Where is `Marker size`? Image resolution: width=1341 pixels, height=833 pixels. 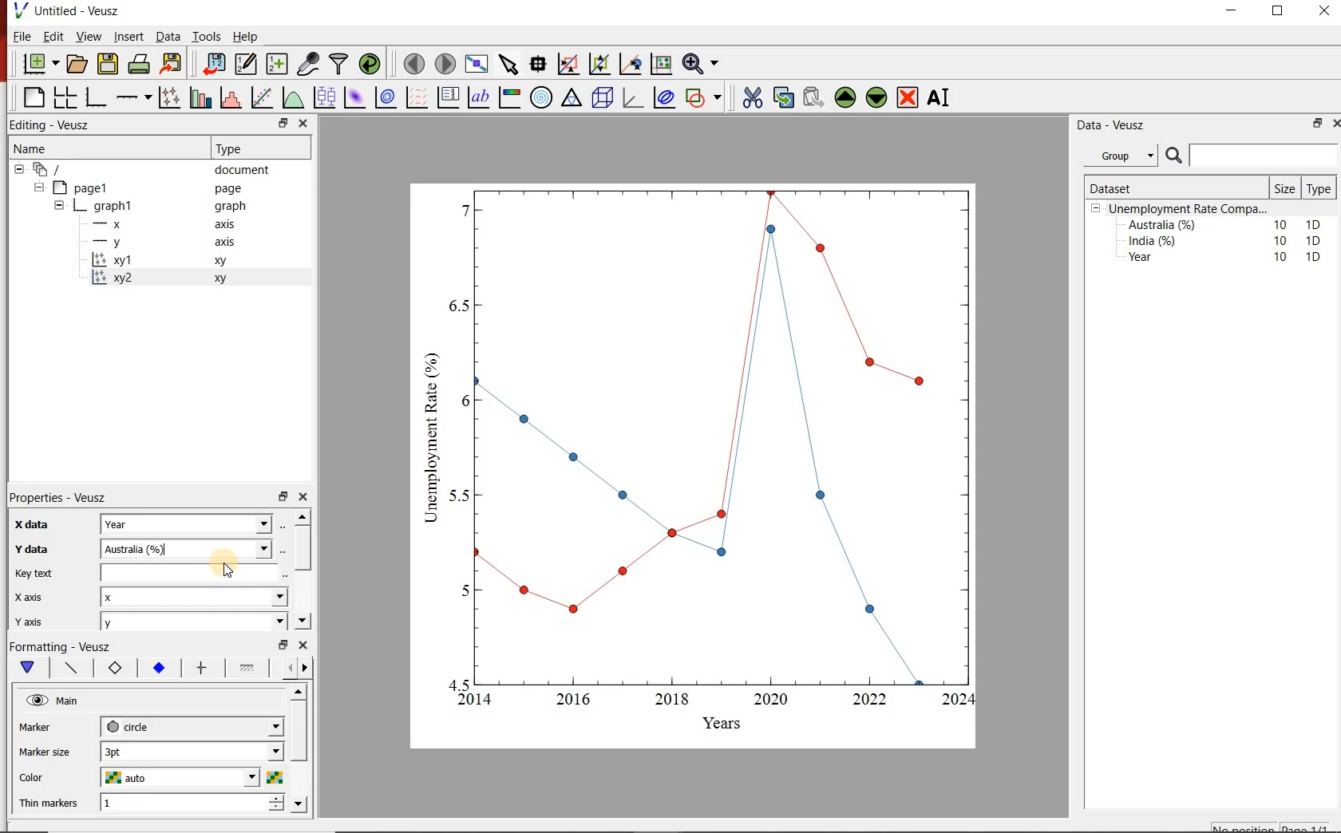 Marker size is located at coordinates (46, 750).